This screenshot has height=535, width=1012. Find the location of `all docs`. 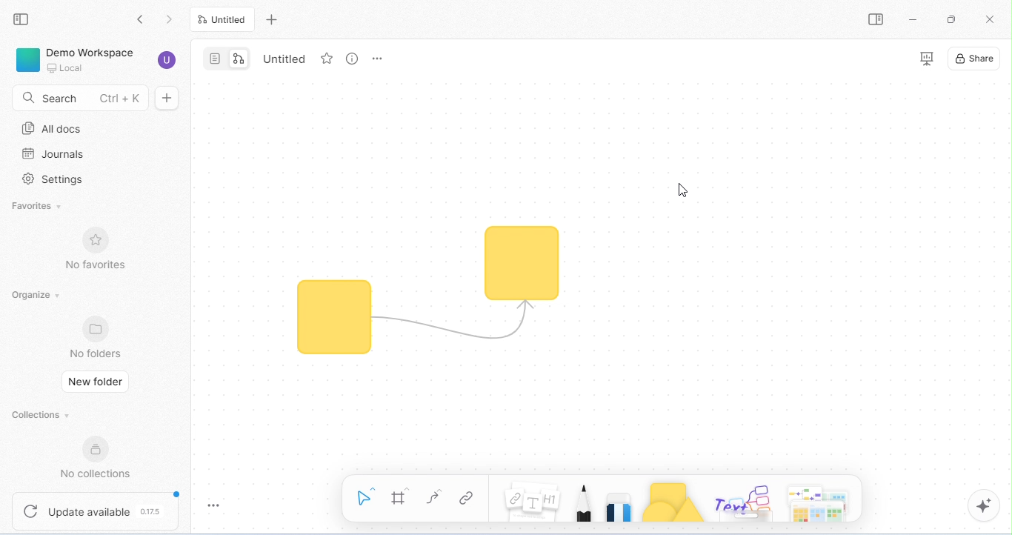

all docs is located at coordinates (53, 129).